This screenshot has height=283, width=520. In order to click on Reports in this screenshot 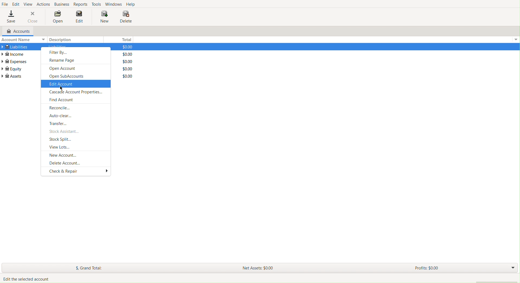, I will do `click(81, 4)`.